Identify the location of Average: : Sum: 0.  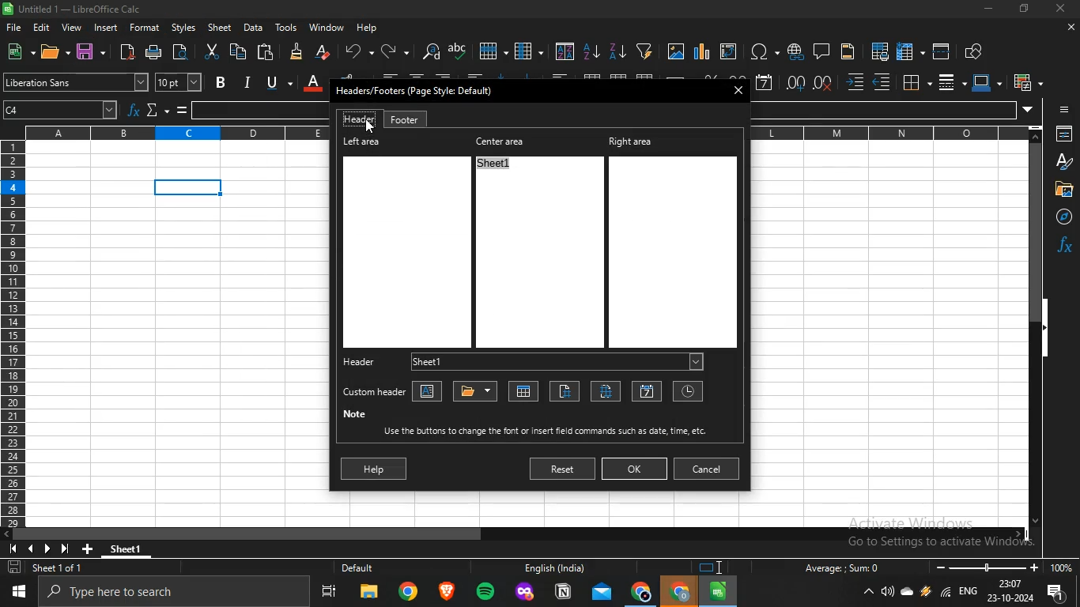
(836, 567).